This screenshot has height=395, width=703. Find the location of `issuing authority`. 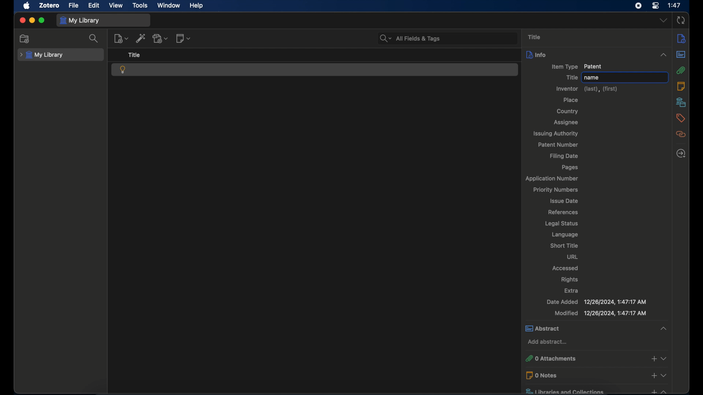

issuing authority is located at coordinates (555, 133).